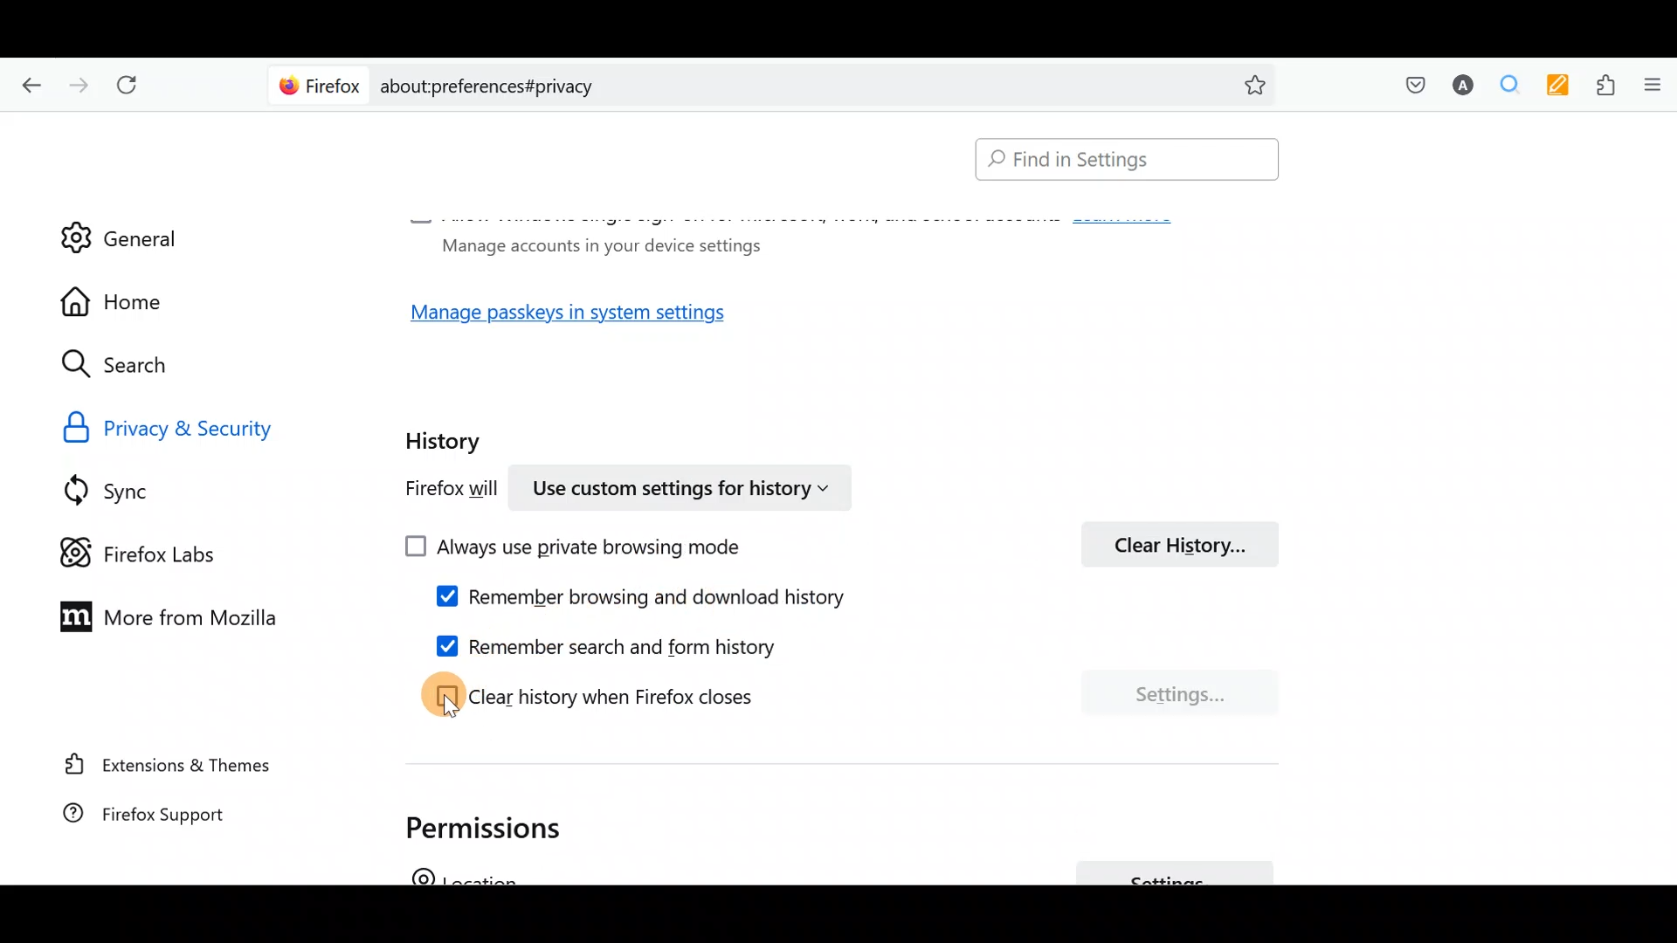  What do you see at coordinates (494, 823) in the screenshot?
I see `Permissions` at bounding box center [494, 823].